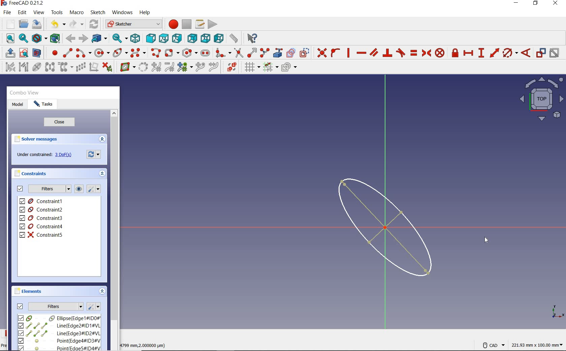  Describe the element at coordinates (426, 53) in the screenshot. I see `constrain symmetrical` at that location.